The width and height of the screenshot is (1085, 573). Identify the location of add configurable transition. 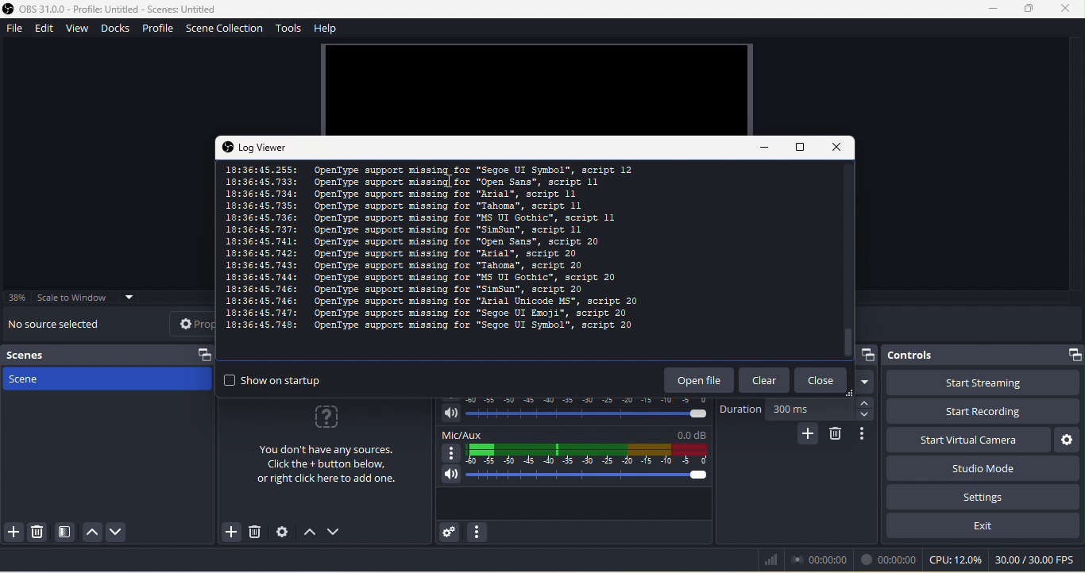
(807, 435).